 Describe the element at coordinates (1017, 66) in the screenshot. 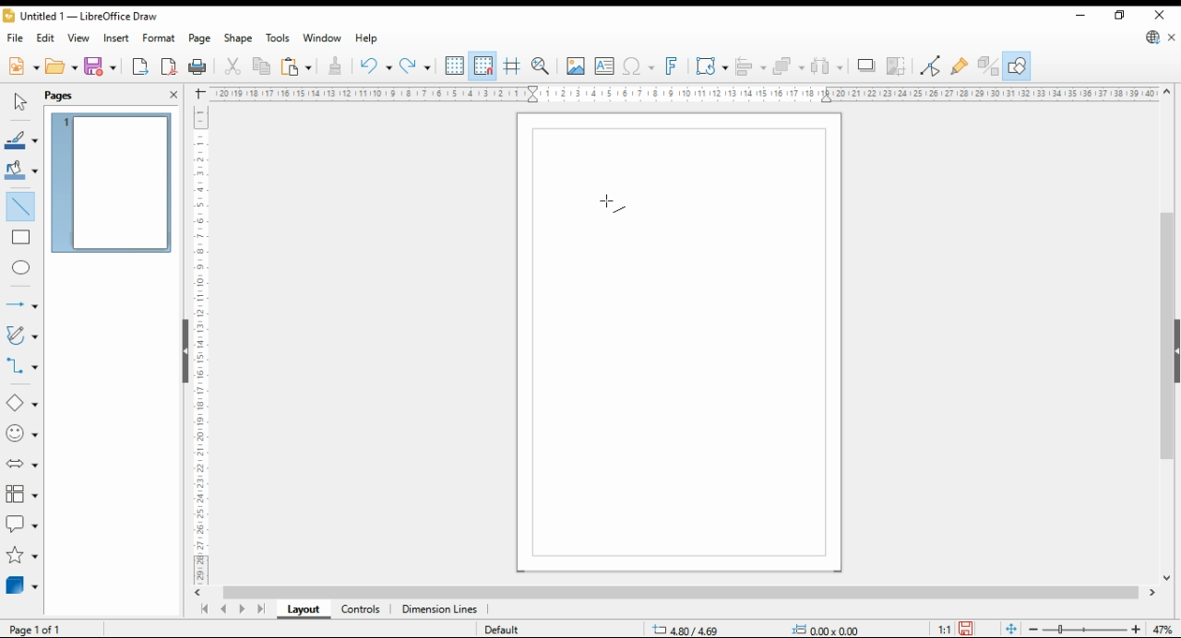

I see `show draw functions` at that location.